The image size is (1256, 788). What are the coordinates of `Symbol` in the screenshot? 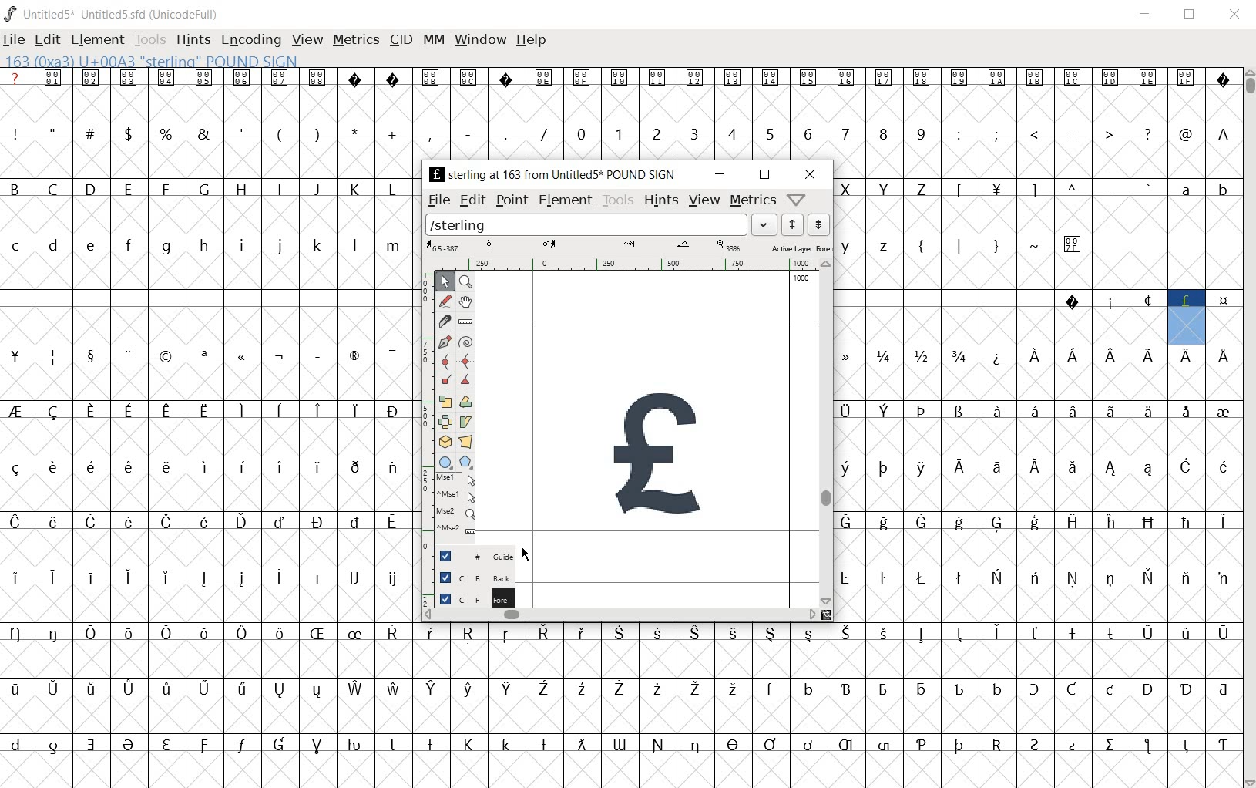 It's located at (391, 579).